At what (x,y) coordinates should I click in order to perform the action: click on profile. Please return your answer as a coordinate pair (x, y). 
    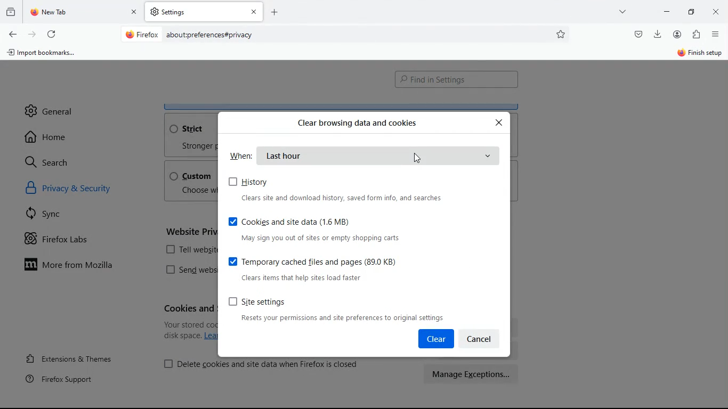
    Looking at the image, I should click on (680, 34).